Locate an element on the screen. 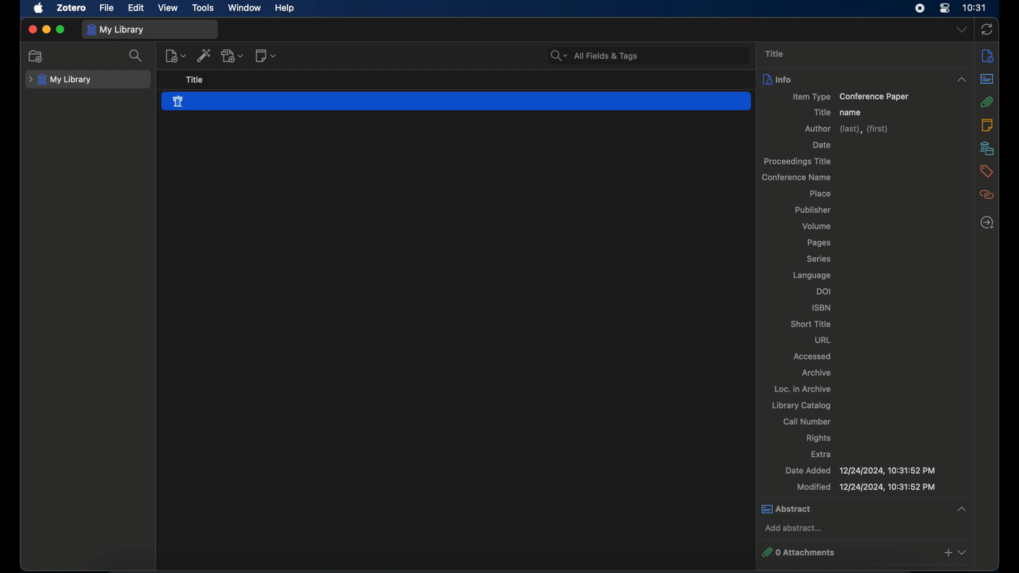 The image size is (1019, 573). dropdown is located at coordinates (962, 30).